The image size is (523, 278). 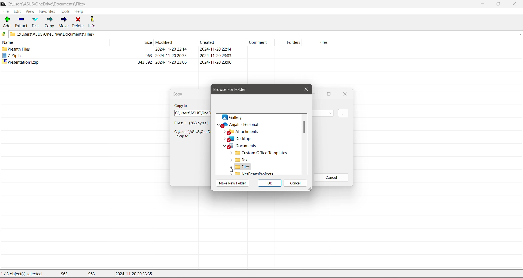 What do you see at coordinates (5, 11) in the screenshot?
I see `File` at bounding box center [5, 11].